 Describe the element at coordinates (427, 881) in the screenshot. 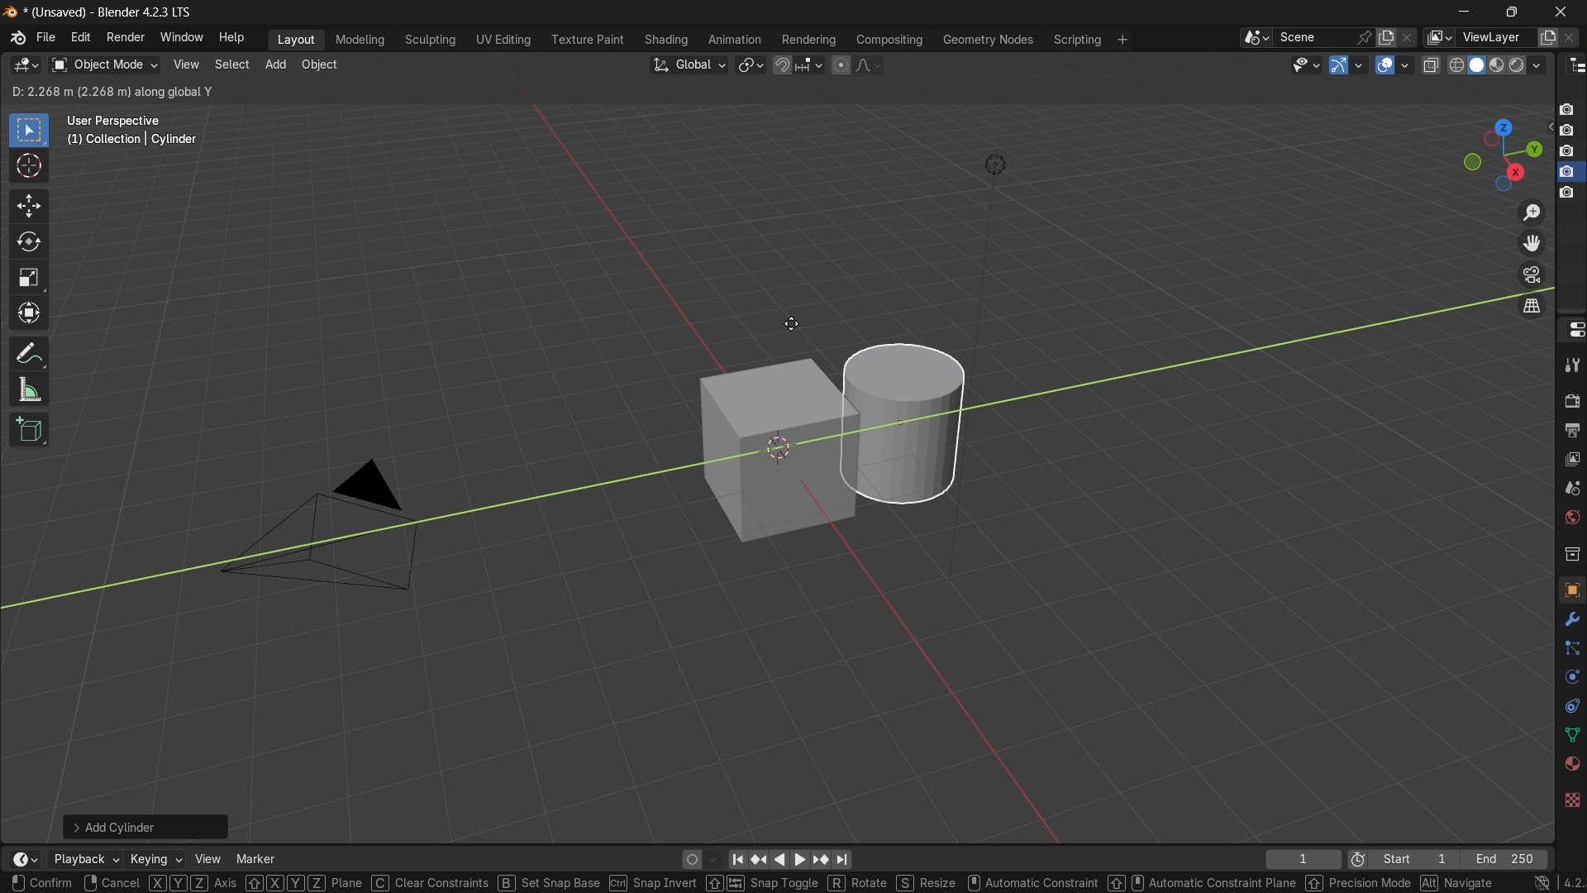

I see `clear constraints` at that location.